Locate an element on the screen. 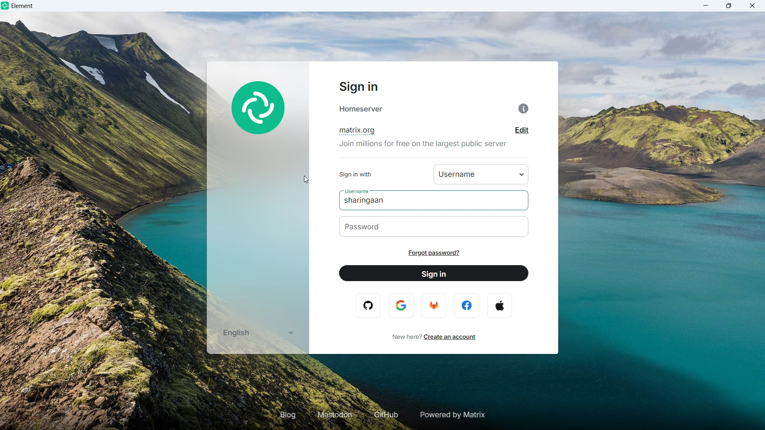 This screenshot has height=430, width=765. Enter password  is located at coordinates (435, 227).